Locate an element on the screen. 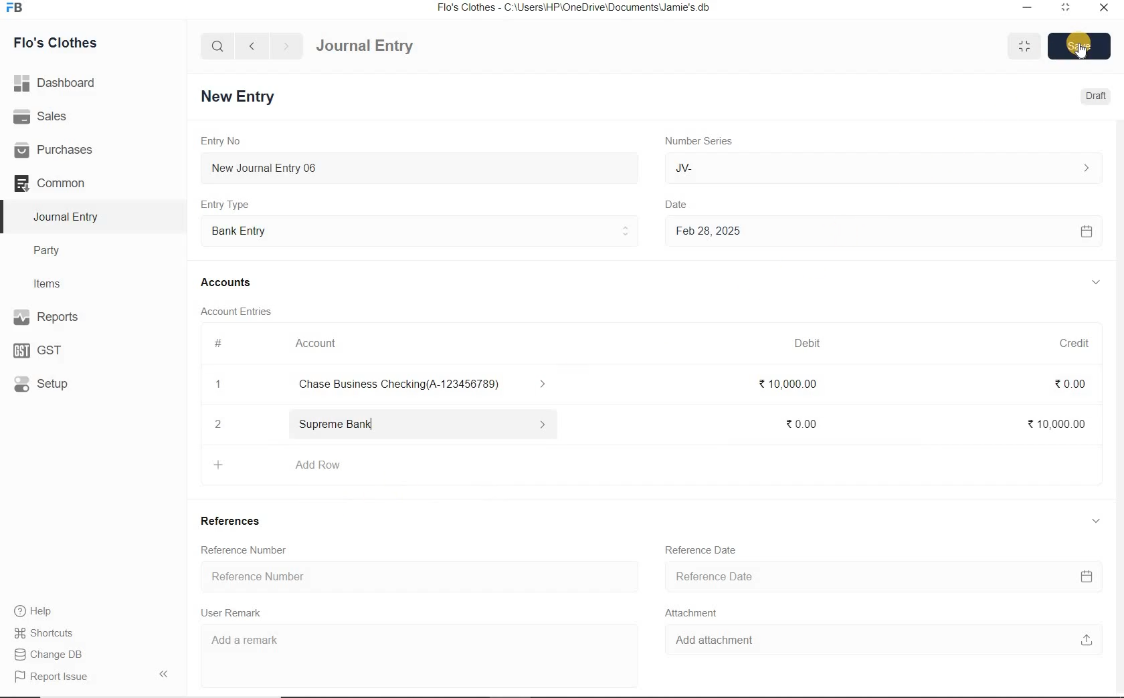 This screenshot has width=1124, height=698. Flo's Clothes - C:\Users\HP\OneDrive\Documents\Jamie's.db is located at coordinates (575, 9).